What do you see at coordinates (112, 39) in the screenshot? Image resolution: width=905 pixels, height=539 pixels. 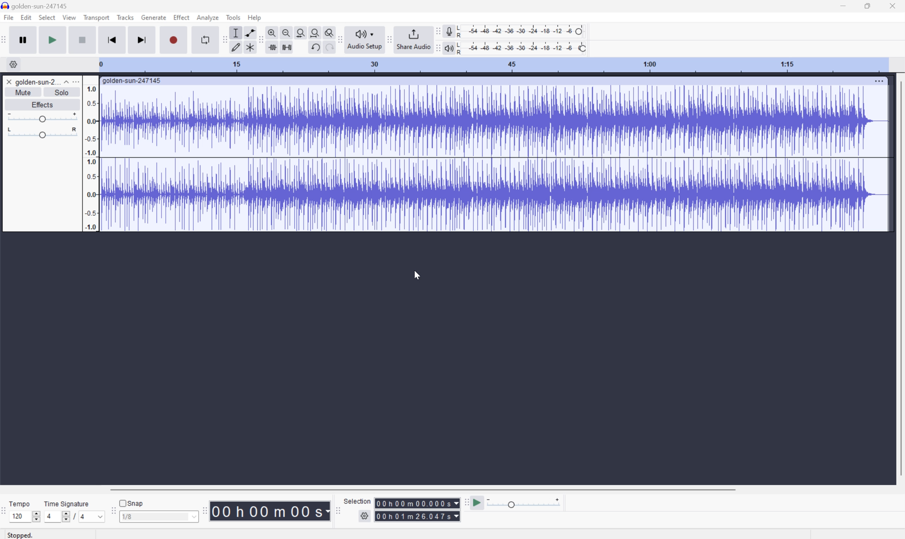 I see `Skip to start` at bounding box center [112, 39].